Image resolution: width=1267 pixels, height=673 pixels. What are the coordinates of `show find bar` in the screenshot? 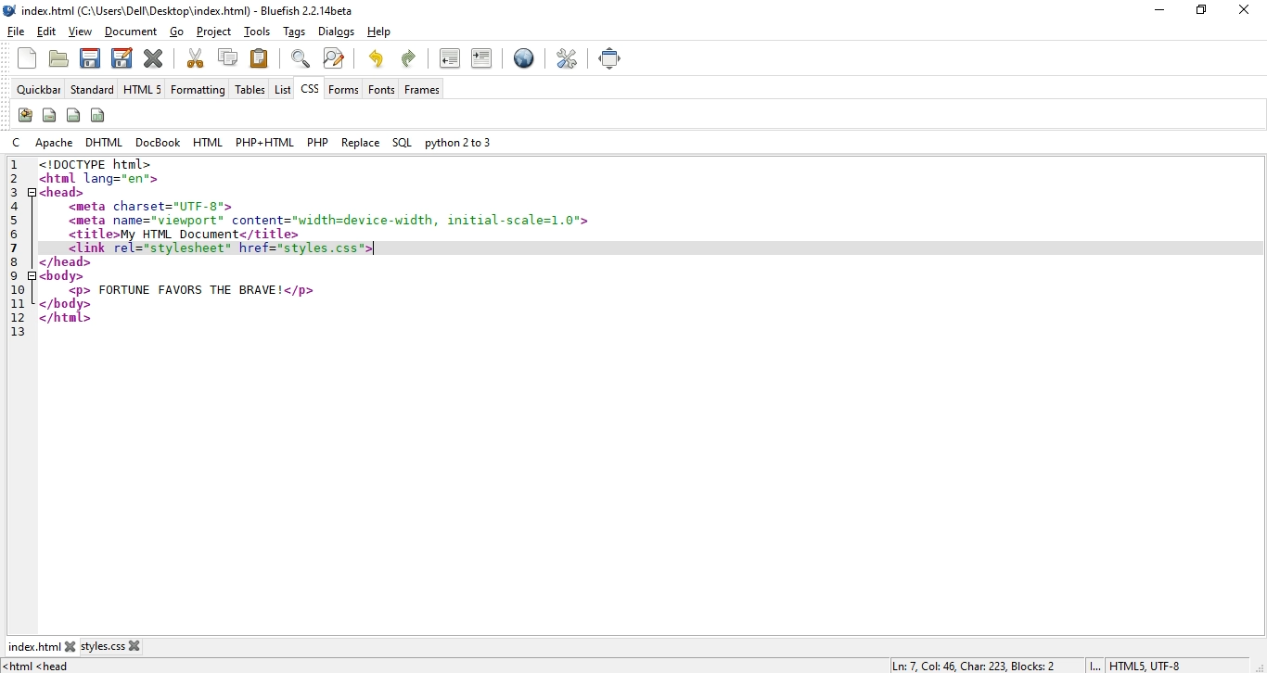 It's located at (301, 57).